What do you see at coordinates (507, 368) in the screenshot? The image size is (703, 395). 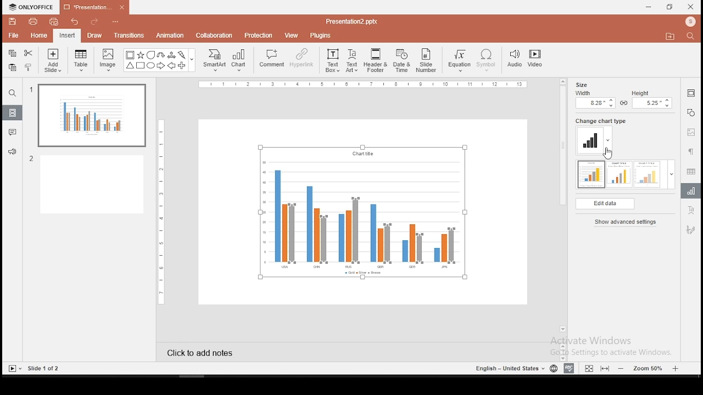 I see `English` at bounding box center [507, 368].